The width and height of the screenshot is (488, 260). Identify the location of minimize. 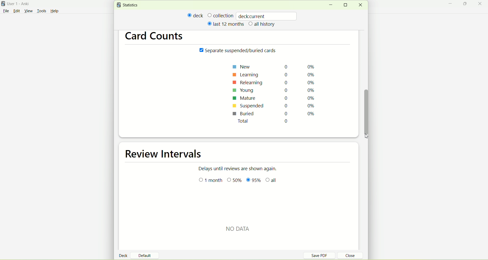
(452, 4).